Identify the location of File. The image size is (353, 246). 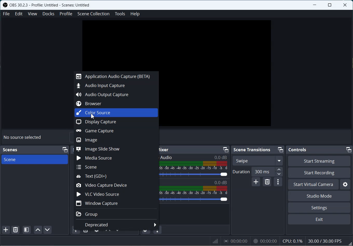
(5, 14).